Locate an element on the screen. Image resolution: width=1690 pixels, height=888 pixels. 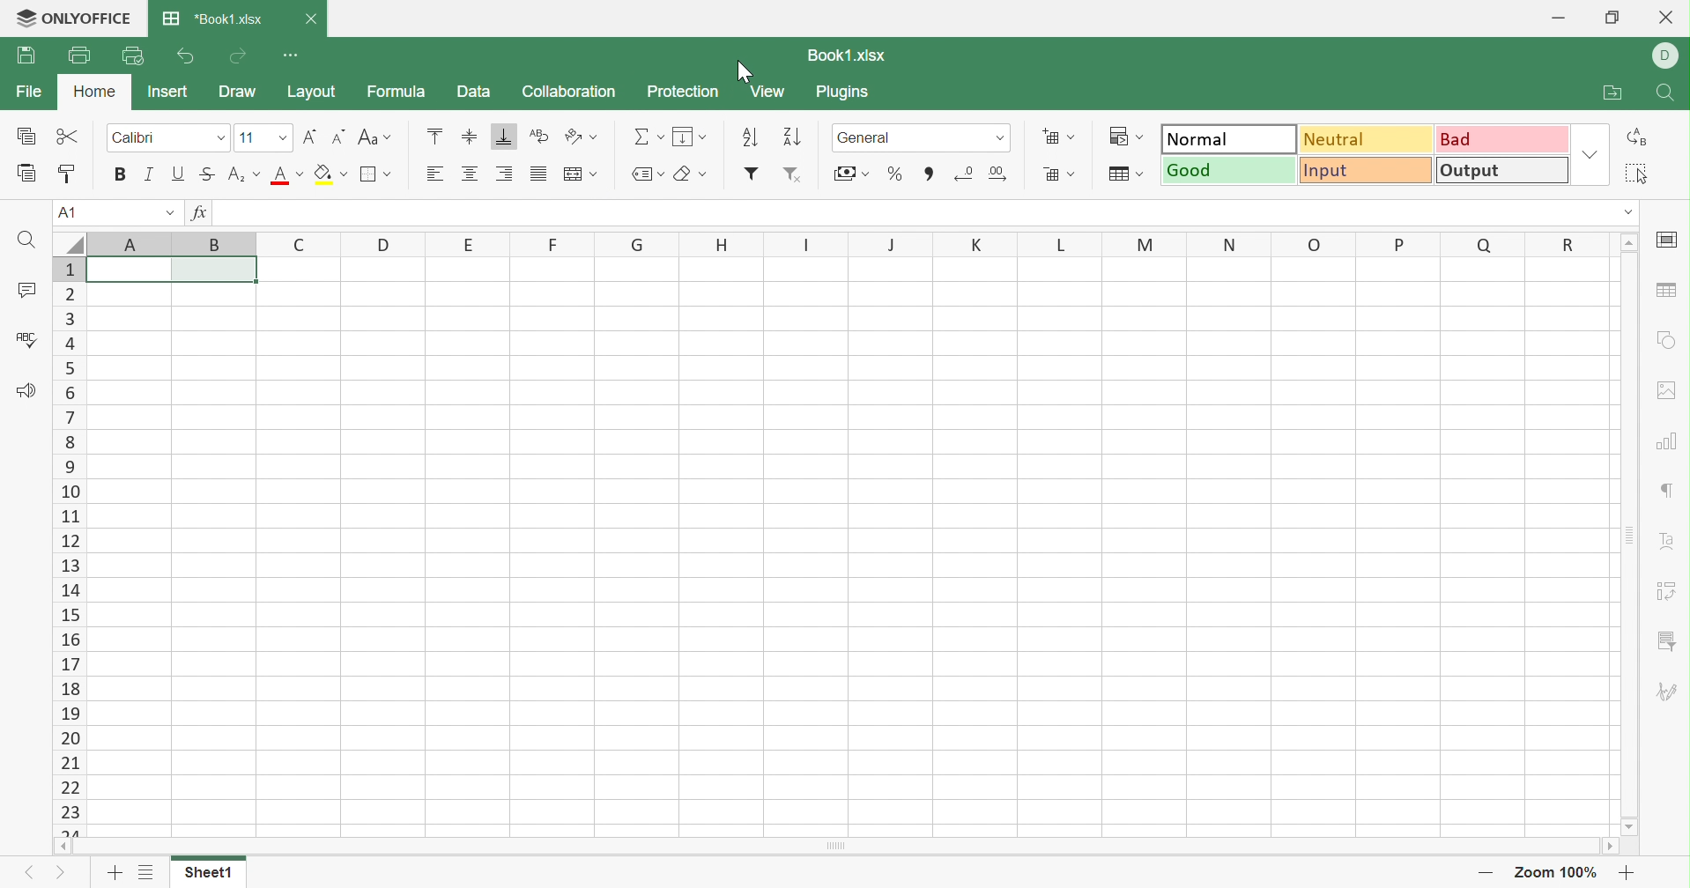
ONLYOFFICE is located at coordinates (71, 21).